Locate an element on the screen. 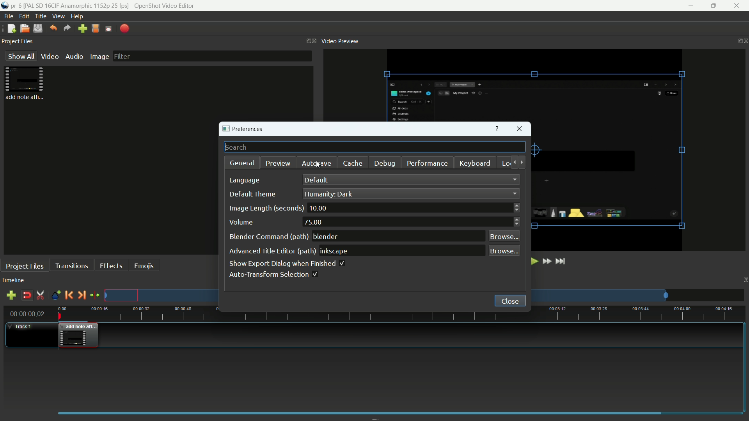 The height and width of the screenshot is (421, 749). app icon is located at coordinates (5, 6).